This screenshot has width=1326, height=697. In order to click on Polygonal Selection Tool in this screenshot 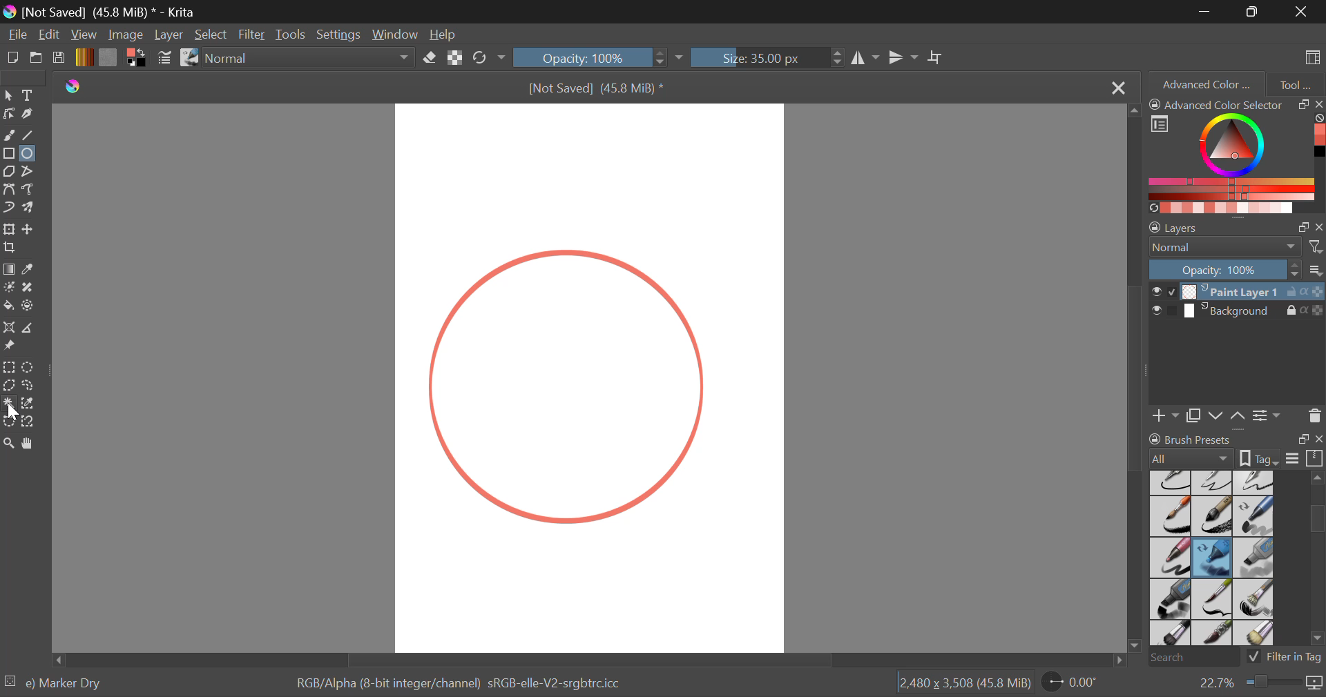, I will do `click(9, 384)`.